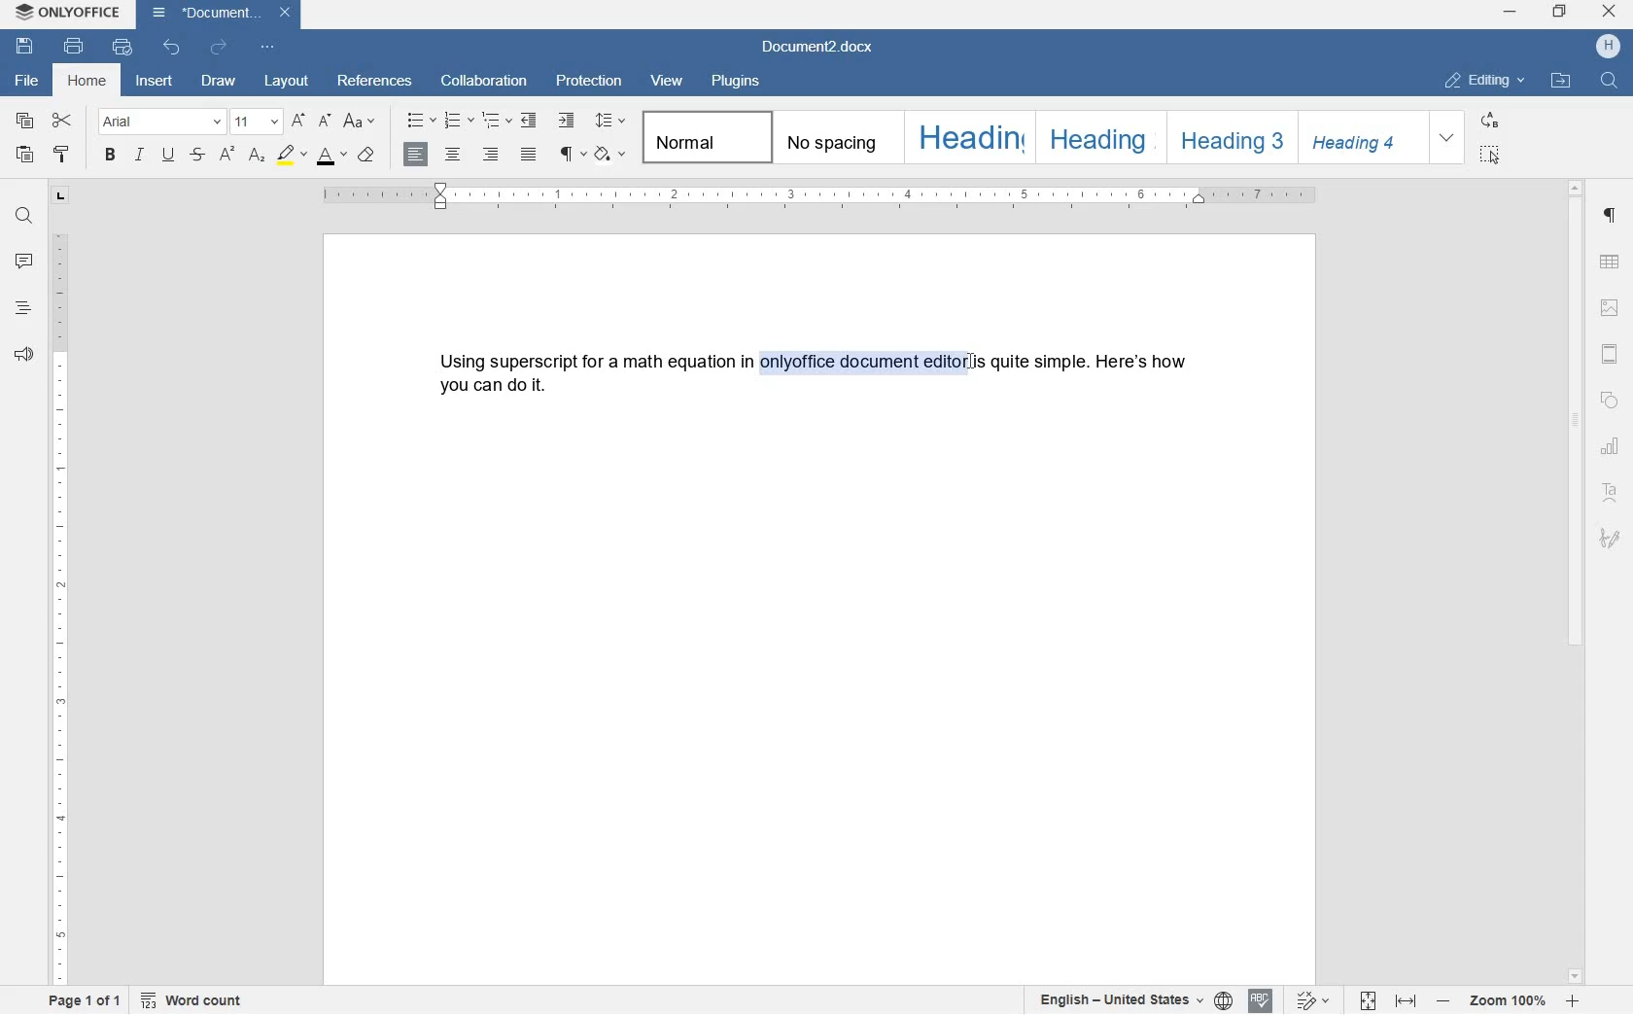 Image resolution: width=1633 pixels, height=1015 pixels. I want to click on chart, so click(1612, 446).